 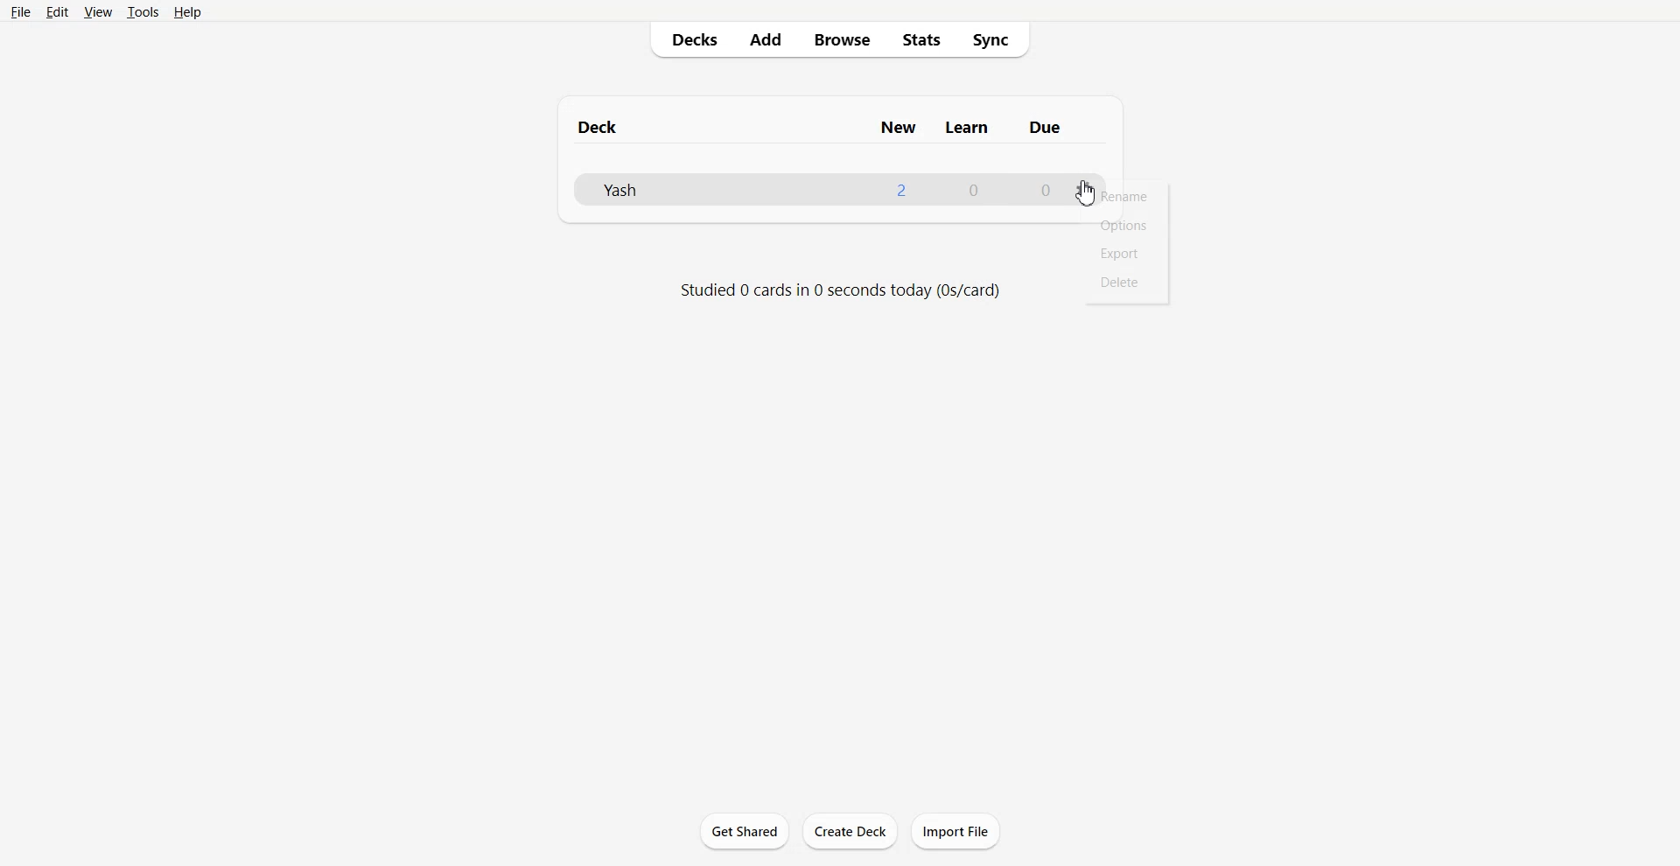 I want to click on rename, so click(x=1130, y=198).